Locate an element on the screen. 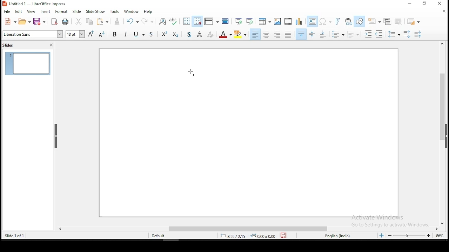 This screenshot has width=449, height=252. increase font size is located at coordinates (91, 34).